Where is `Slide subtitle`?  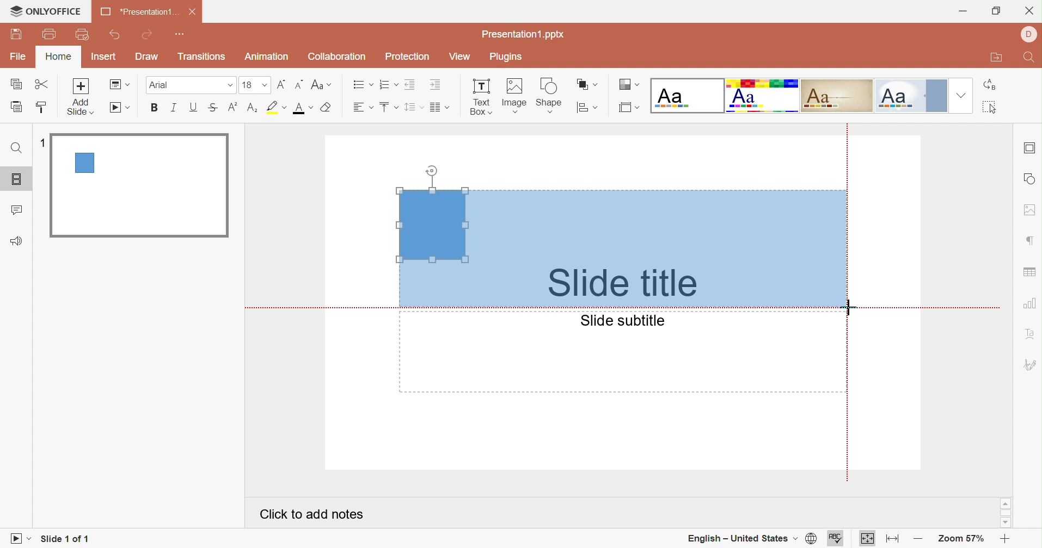 Slide subtitle is located at coordinates (621, 320).